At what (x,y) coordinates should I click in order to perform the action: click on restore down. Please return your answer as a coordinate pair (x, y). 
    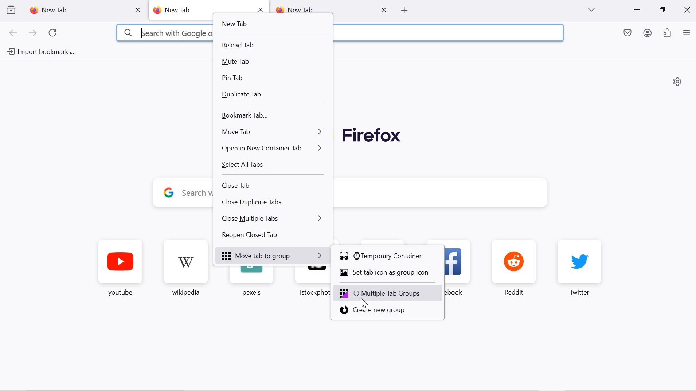
    Looking at the image, I should click on (662, 10).